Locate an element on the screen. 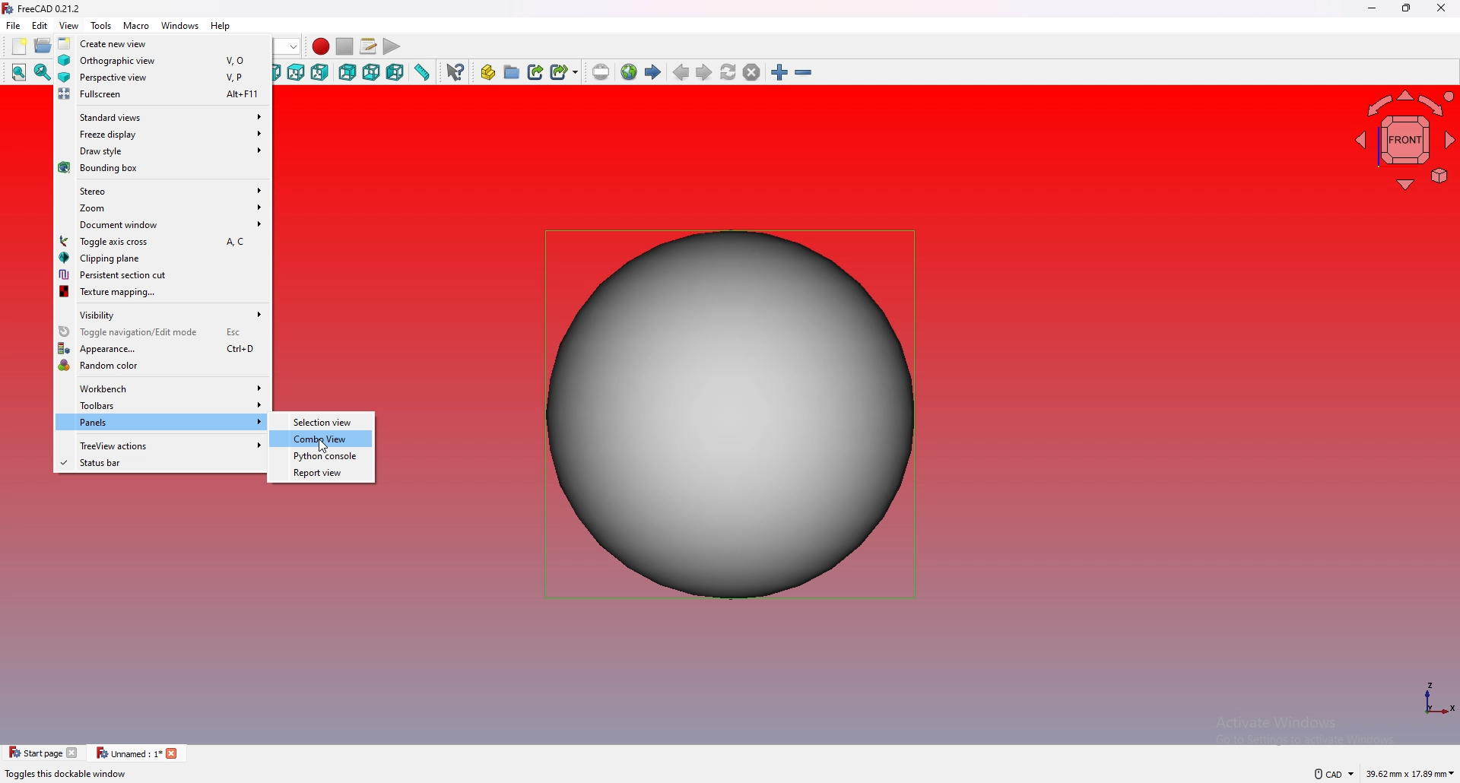 The width and height of the screenshot is (1460, 783). create part is located at coordinates (487, 72).